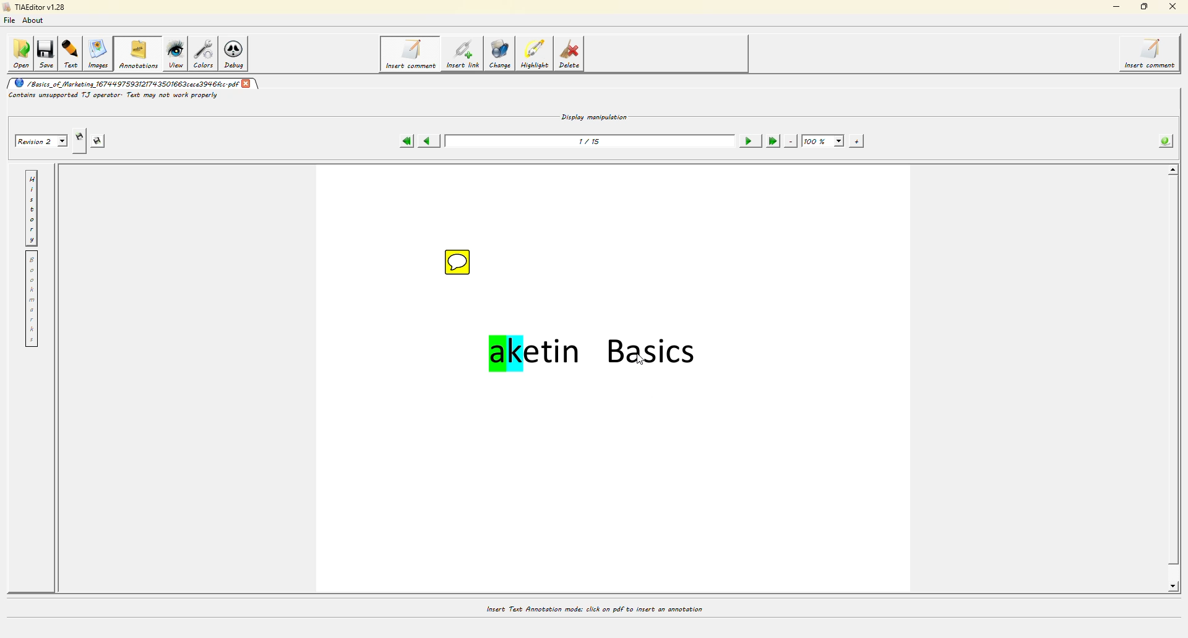  I want to click on scroll bar, so click(1175, 384).